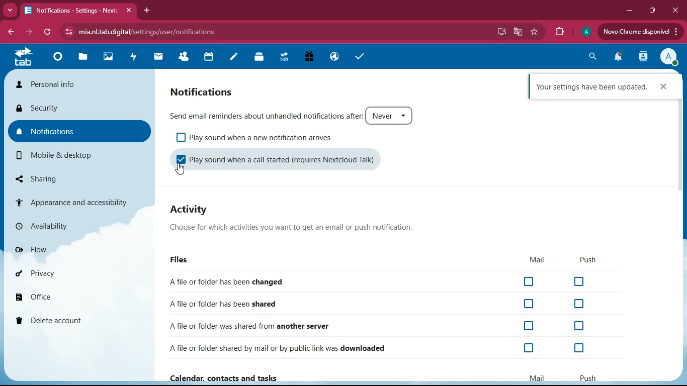  What do you see at coordinates (286, 59) in the screenshot?
I see `tab` at bounding box center [286, 59].